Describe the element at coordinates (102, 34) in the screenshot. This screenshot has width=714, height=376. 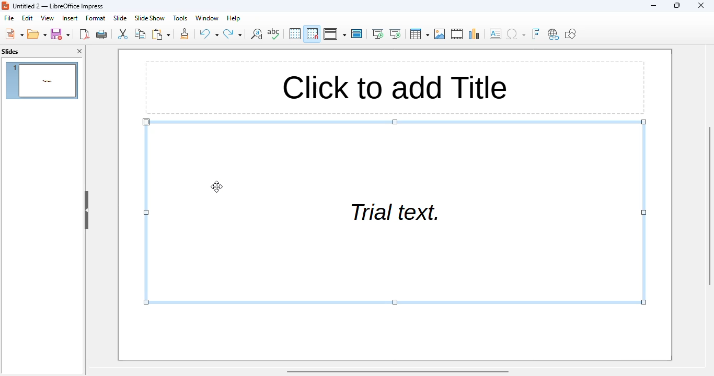
I see `print` at that location.